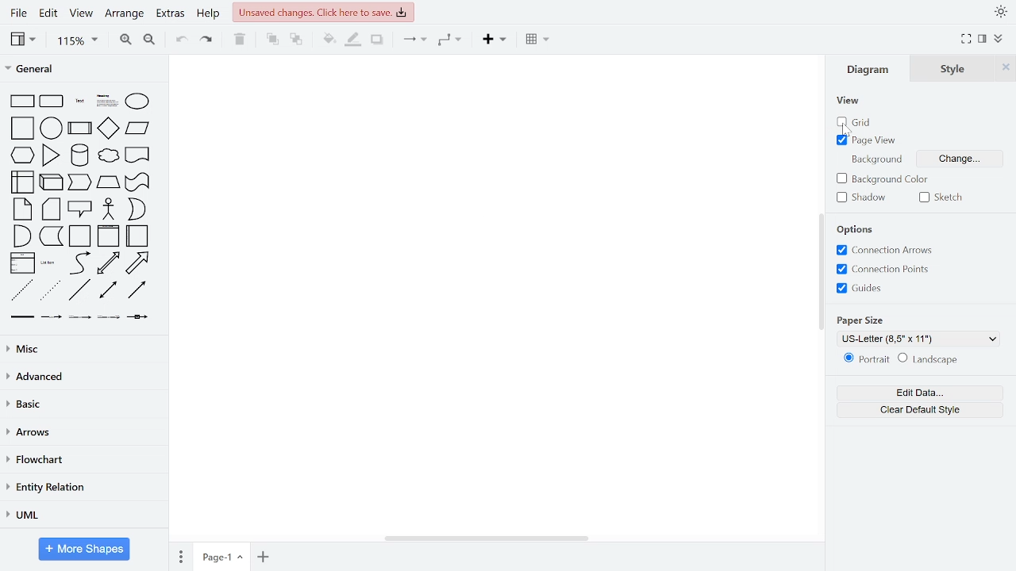 Image resolution: width=1016 pixels, height=571 pixels. Describe the element at coordinates (81, 236) in the screenshot. I see `container` at that location.